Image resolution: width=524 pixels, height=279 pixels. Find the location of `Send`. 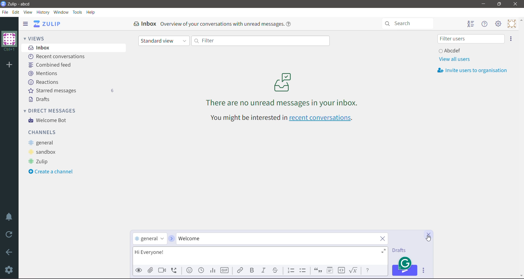

Send is located at coordinates (405, 270).